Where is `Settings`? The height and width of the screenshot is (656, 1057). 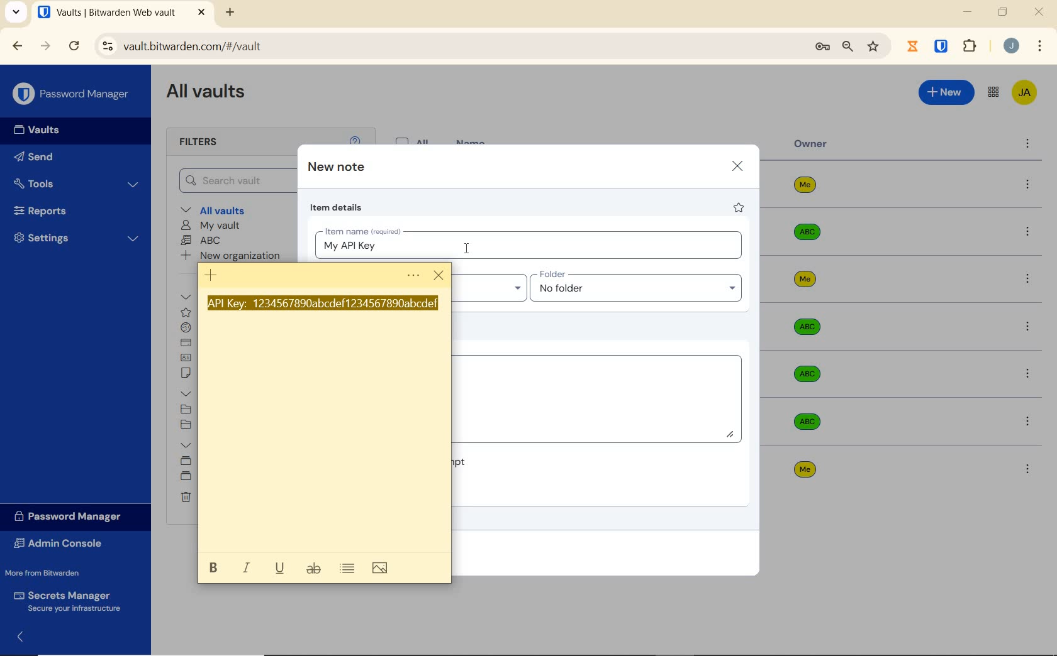
Settings is located at coordinates (77, 241).